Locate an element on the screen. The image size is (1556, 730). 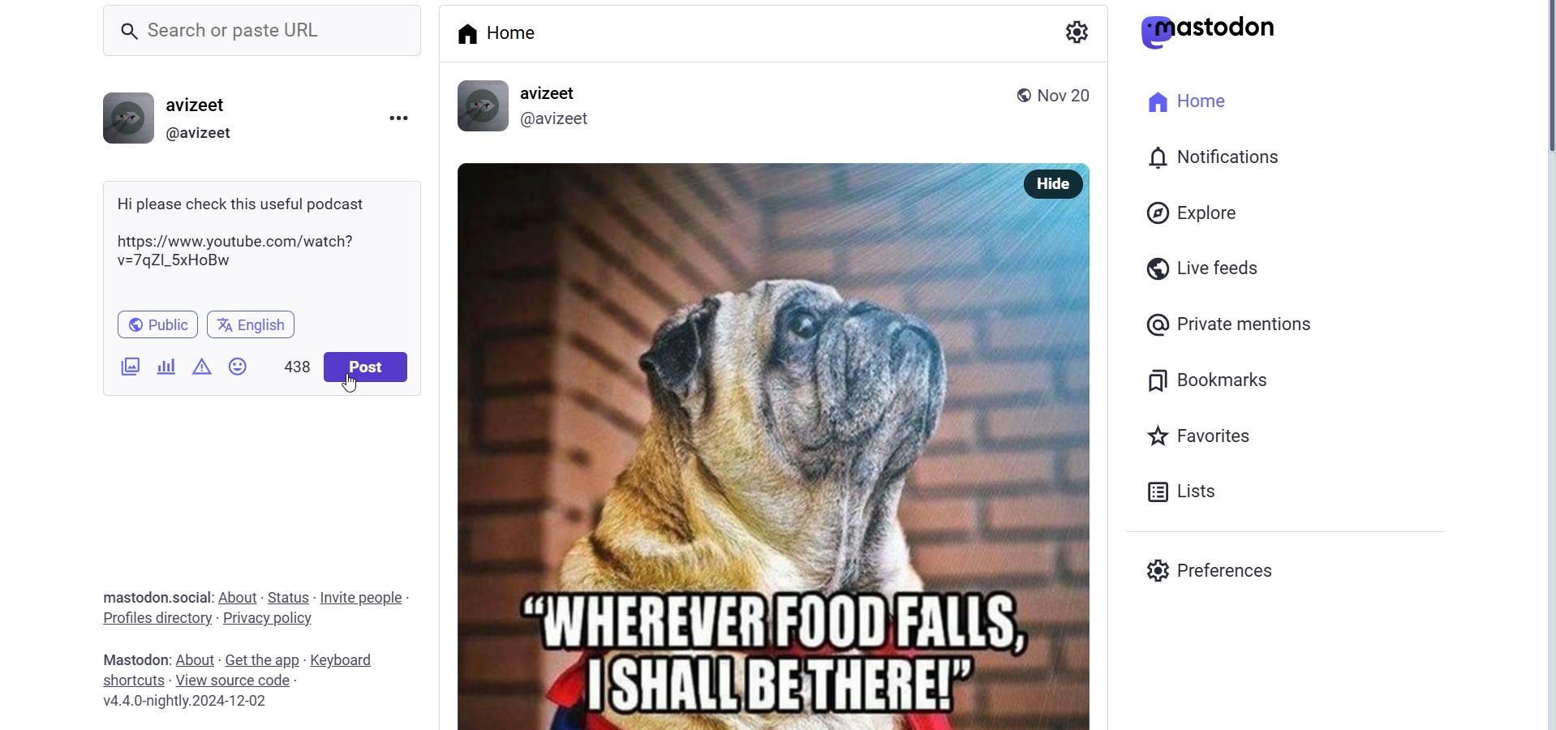
keyboard is located at coordinates (350, 658).